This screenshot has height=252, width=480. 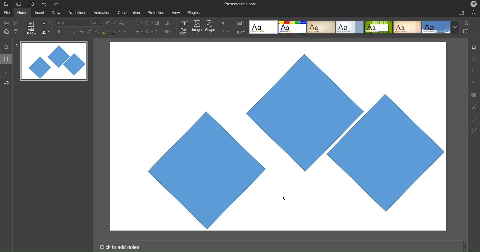 I want to click on chat, so click(x=7, y=70).